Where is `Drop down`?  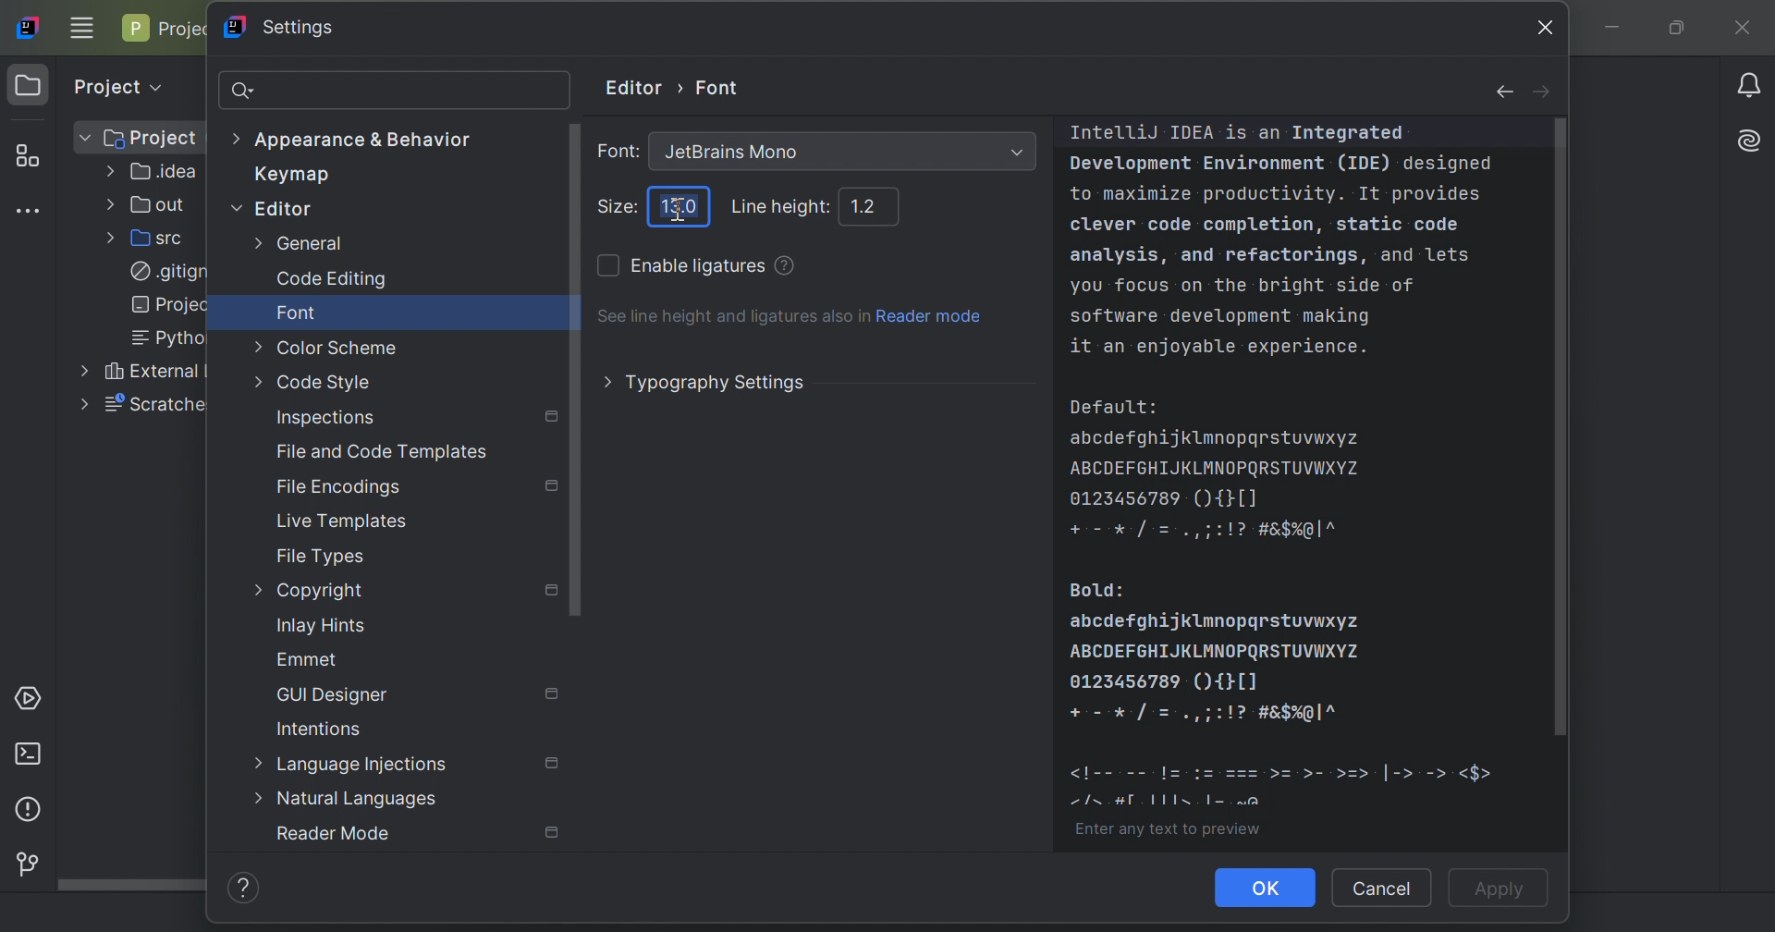 Drop down is located at coordinates (1016, 152).